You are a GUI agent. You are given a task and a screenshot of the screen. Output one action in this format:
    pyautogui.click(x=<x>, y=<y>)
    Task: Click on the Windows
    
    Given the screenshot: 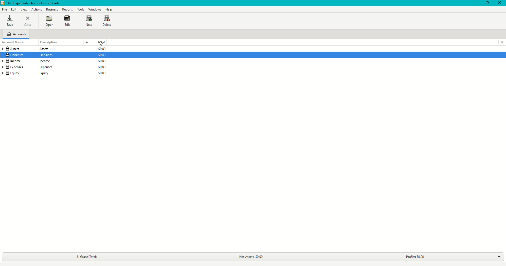 What is the action you would take?
    pyautogui.click(x=96, y=9)
    